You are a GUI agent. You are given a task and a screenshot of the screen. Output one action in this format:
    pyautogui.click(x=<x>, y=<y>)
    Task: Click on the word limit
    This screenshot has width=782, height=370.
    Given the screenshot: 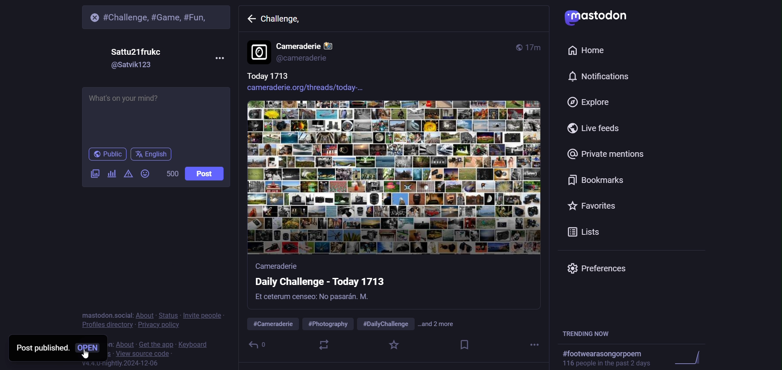 What is the action you would take?
    pyautogui.click(x=171, y=174)
    